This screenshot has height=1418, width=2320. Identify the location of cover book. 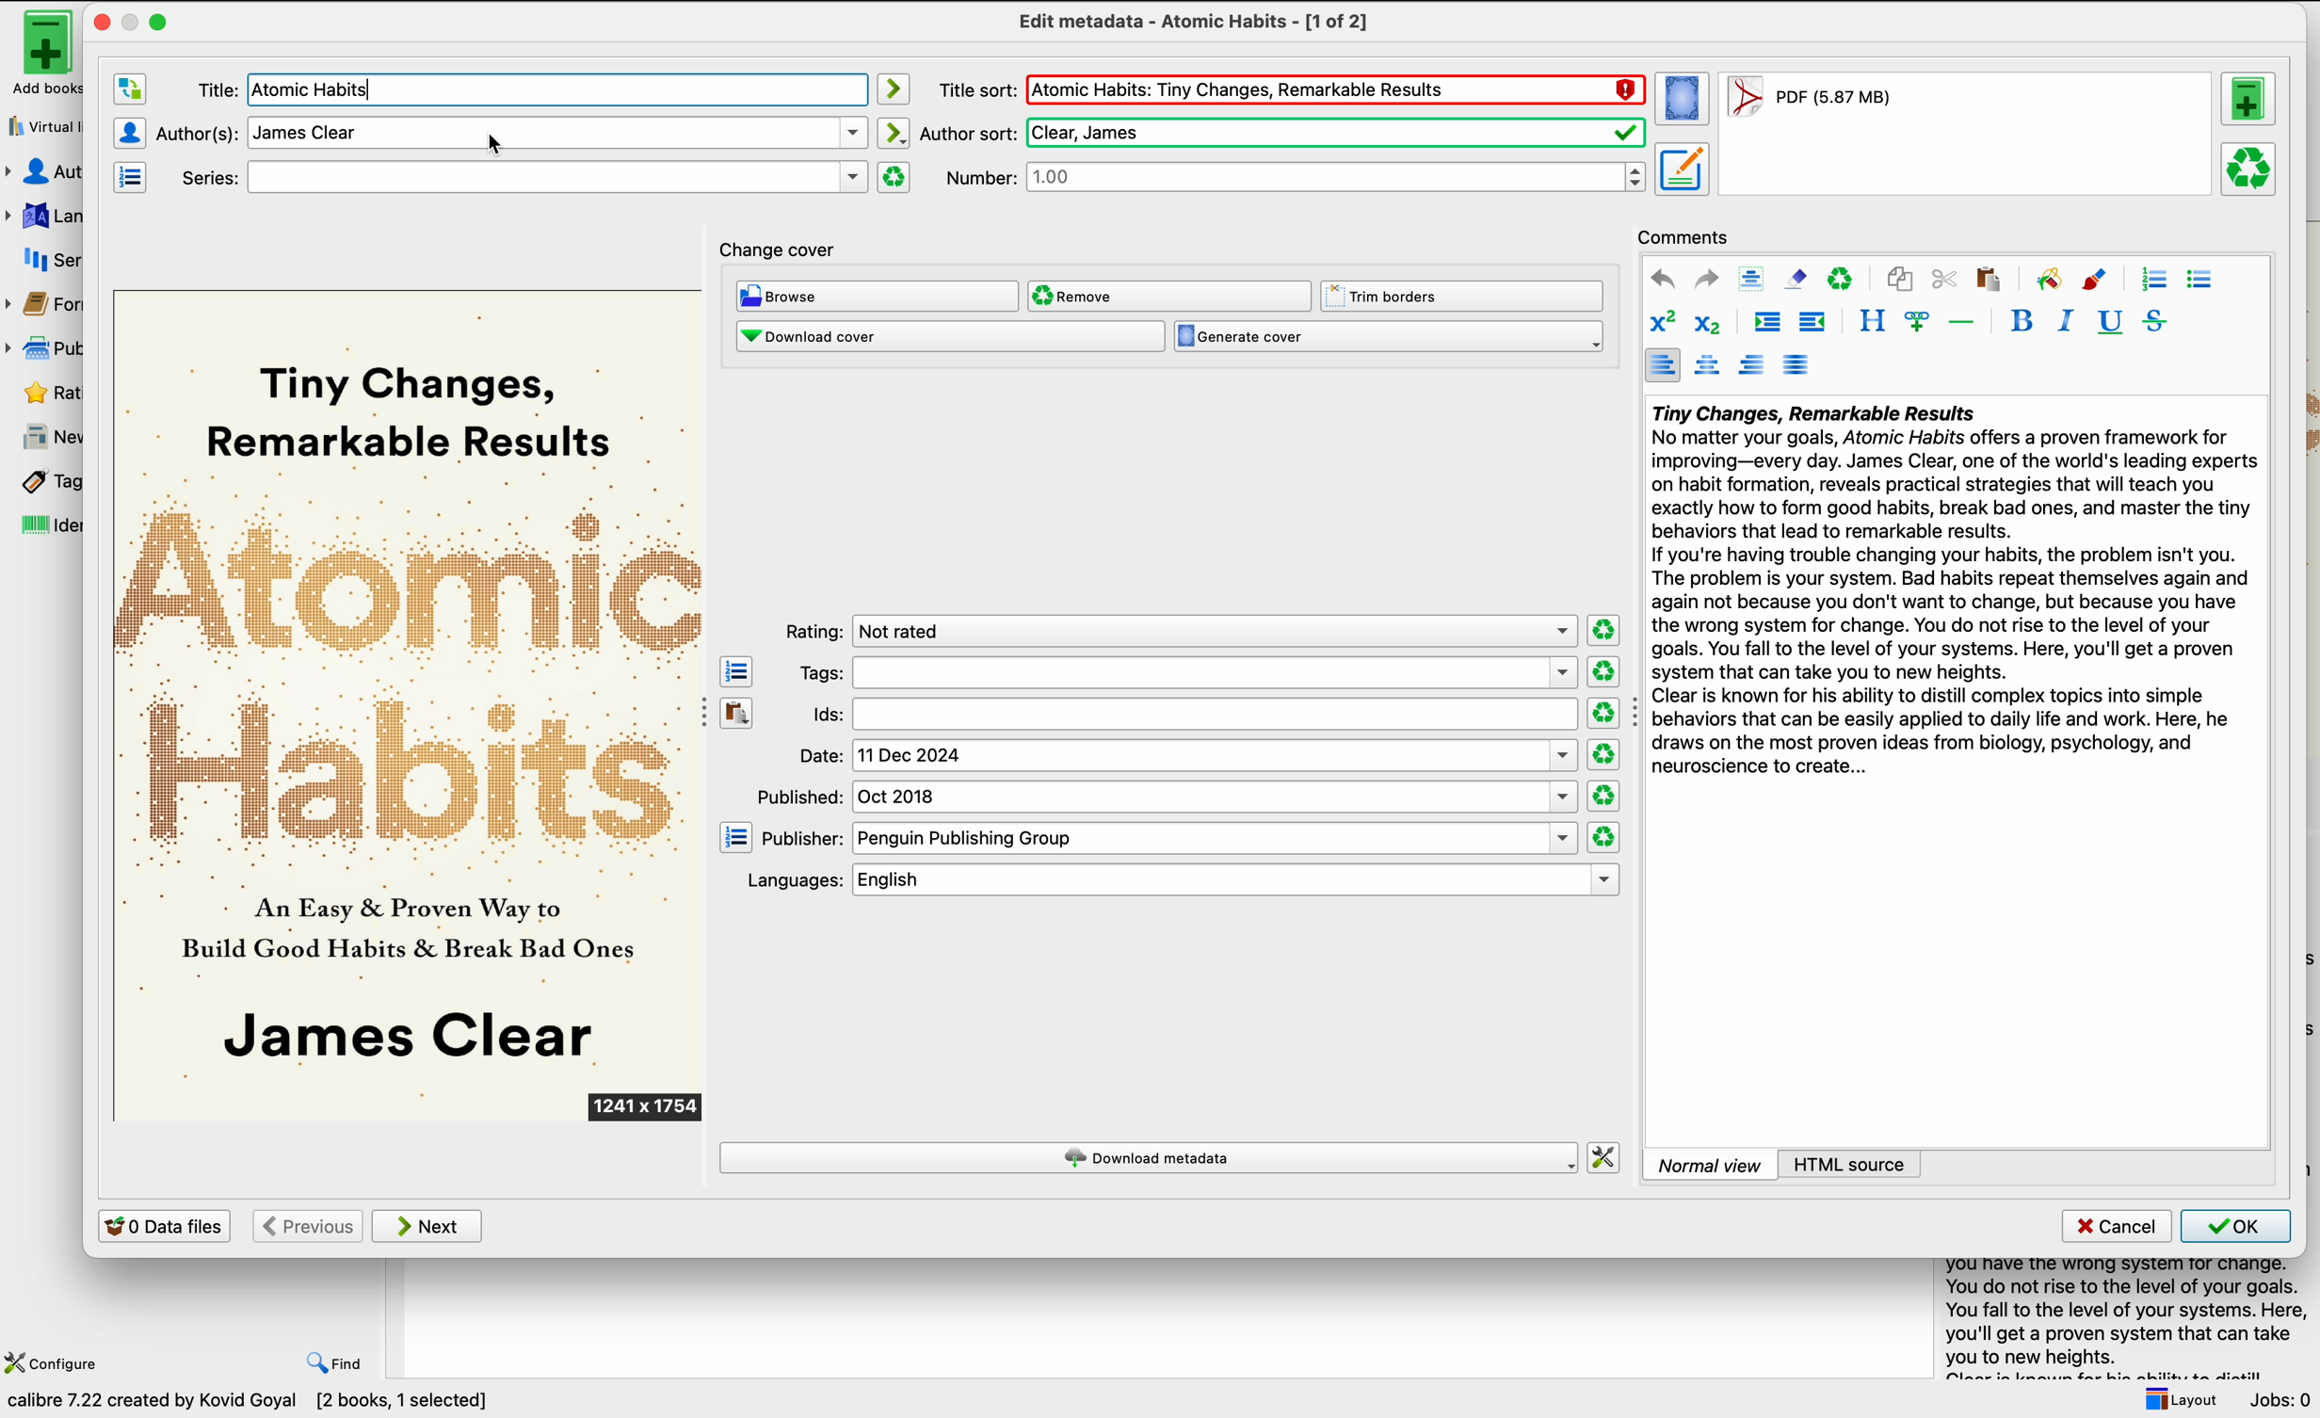
(411, 706).